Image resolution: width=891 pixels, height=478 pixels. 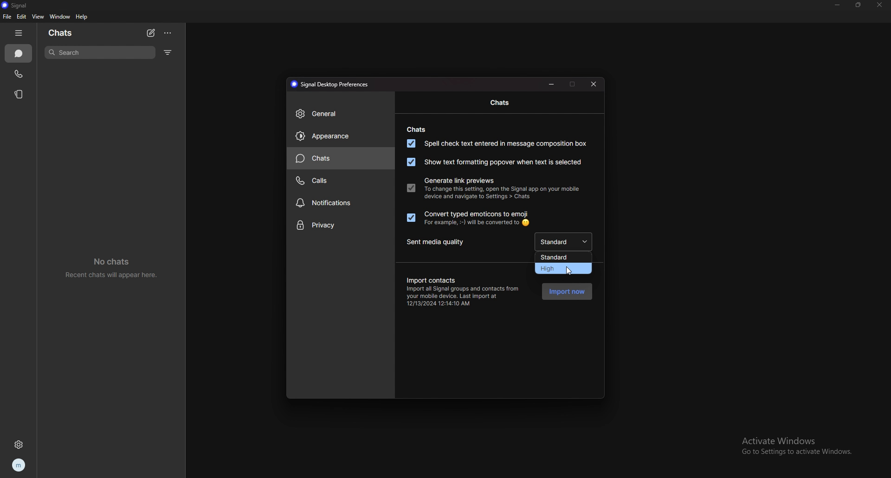 I want to click on signal, so click(x=20, y=5).